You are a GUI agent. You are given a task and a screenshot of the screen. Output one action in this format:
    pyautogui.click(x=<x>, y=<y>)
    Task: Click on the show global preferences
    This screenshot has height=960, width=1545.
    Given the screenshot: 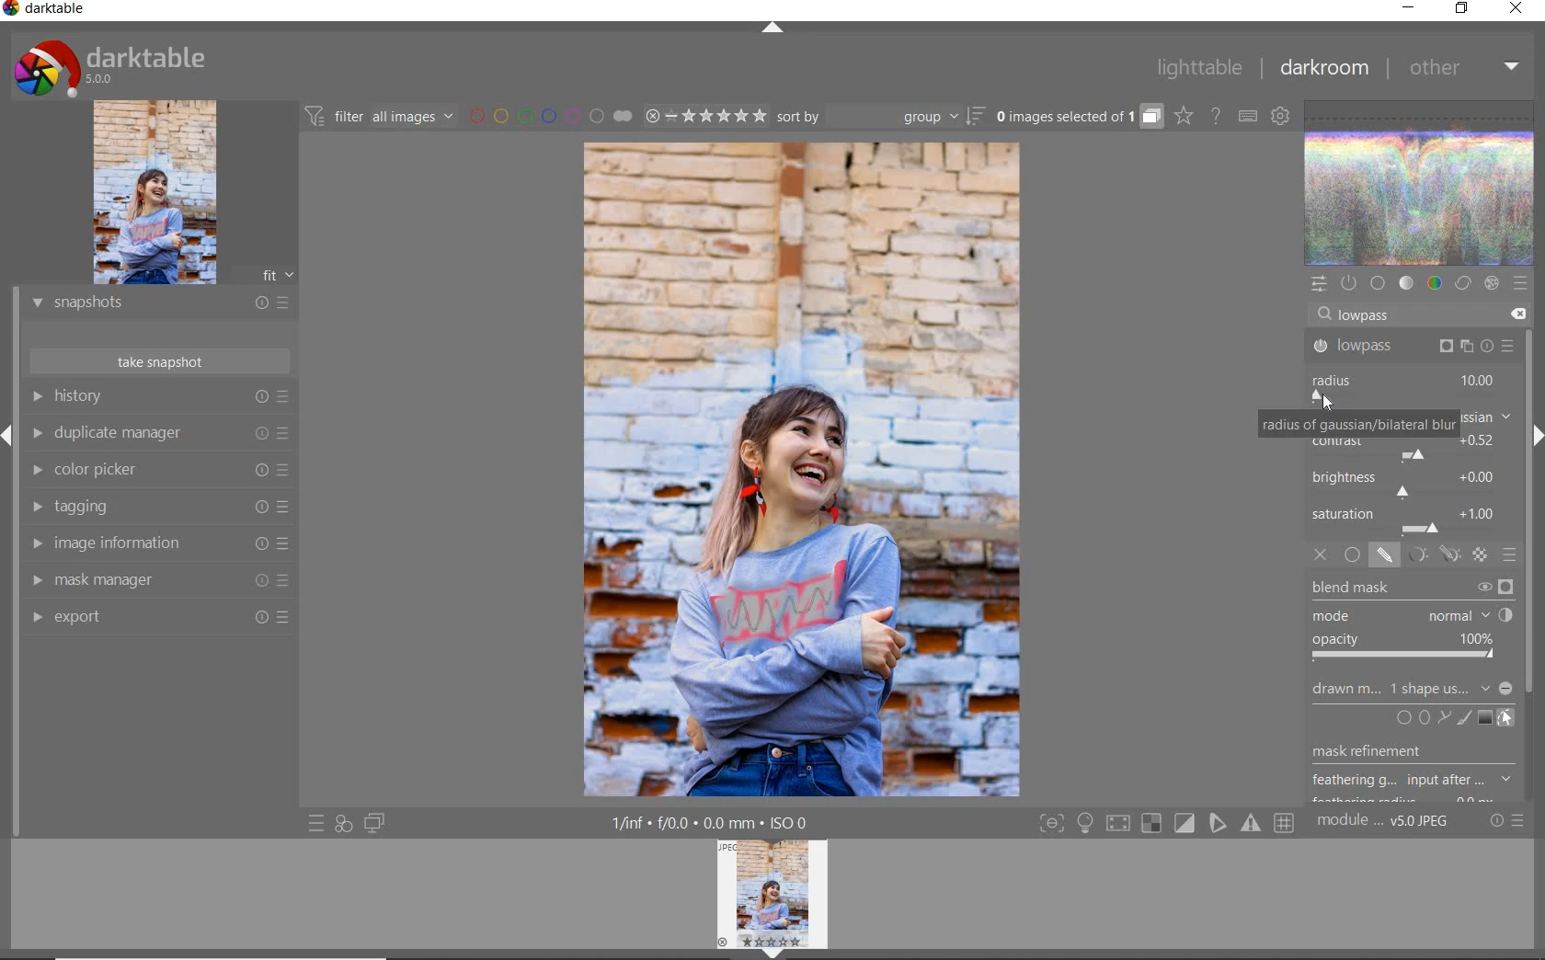 What is the action you would take?
    pyautogui.click(x=1281, y=118)
    